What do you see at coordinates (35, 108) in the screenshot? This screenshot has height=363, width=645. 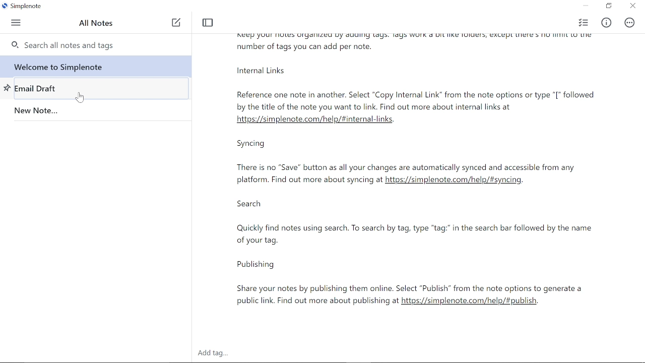 I see `Note titled "New Note..."` at bounding box center [35, 108].